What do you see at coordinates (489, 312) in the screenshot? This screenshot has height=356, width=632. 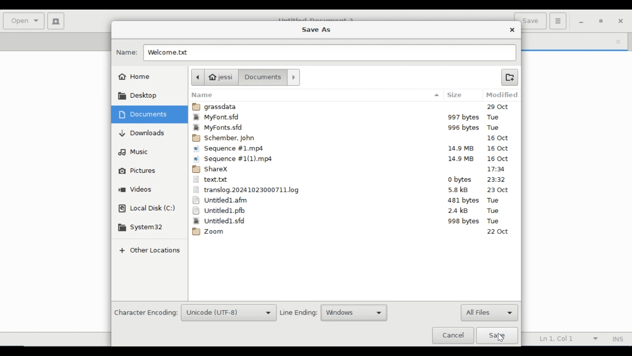 I see `All files` at bounding box center [489, 312].